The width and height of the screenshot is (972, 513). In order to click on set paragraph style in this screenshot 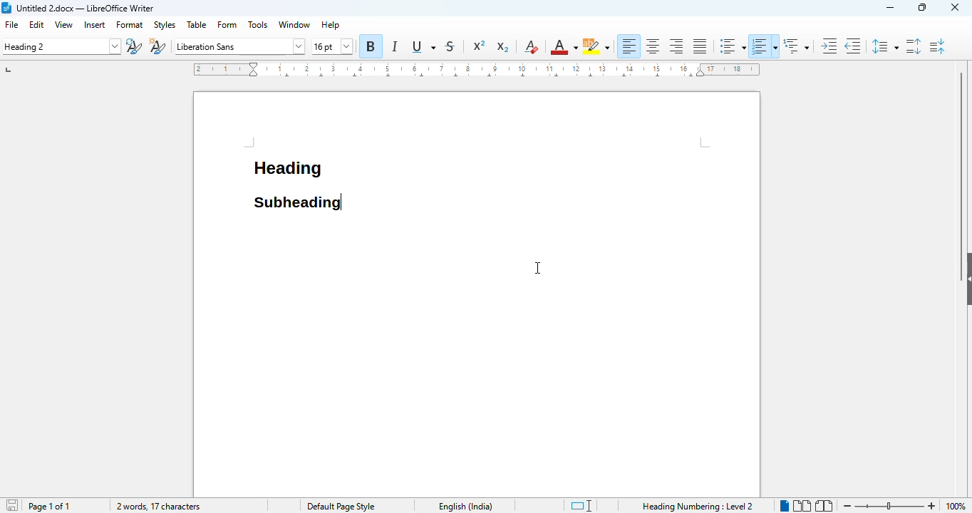, I will do `click(61, 47)`.